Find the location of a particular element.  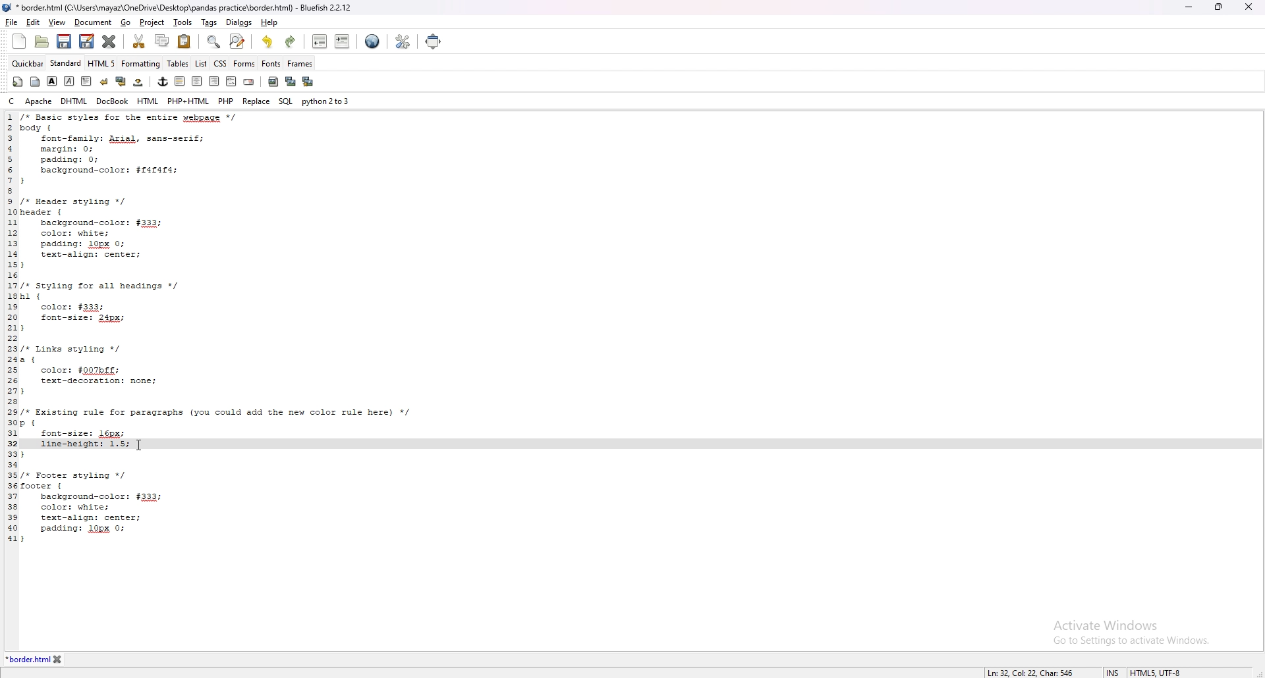

dialogs is located at coordinates (239, 22).